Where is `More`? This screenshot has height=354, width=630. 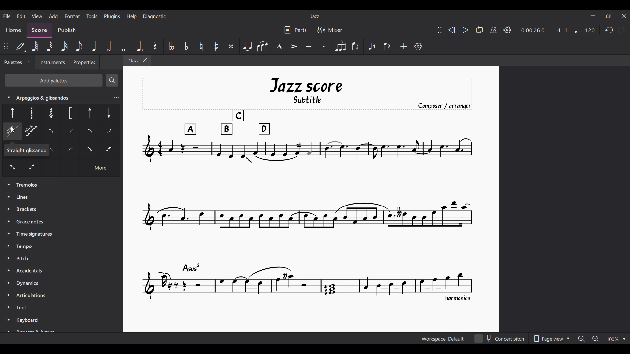 More is located at coordinates (100, 169).